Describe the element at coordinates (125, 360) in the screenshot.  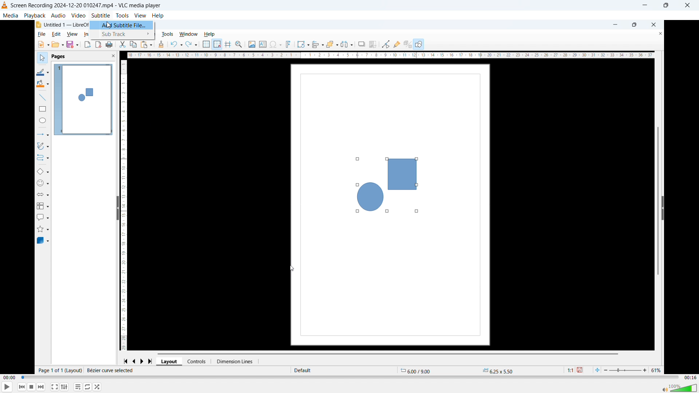
I see `first page` at that location.